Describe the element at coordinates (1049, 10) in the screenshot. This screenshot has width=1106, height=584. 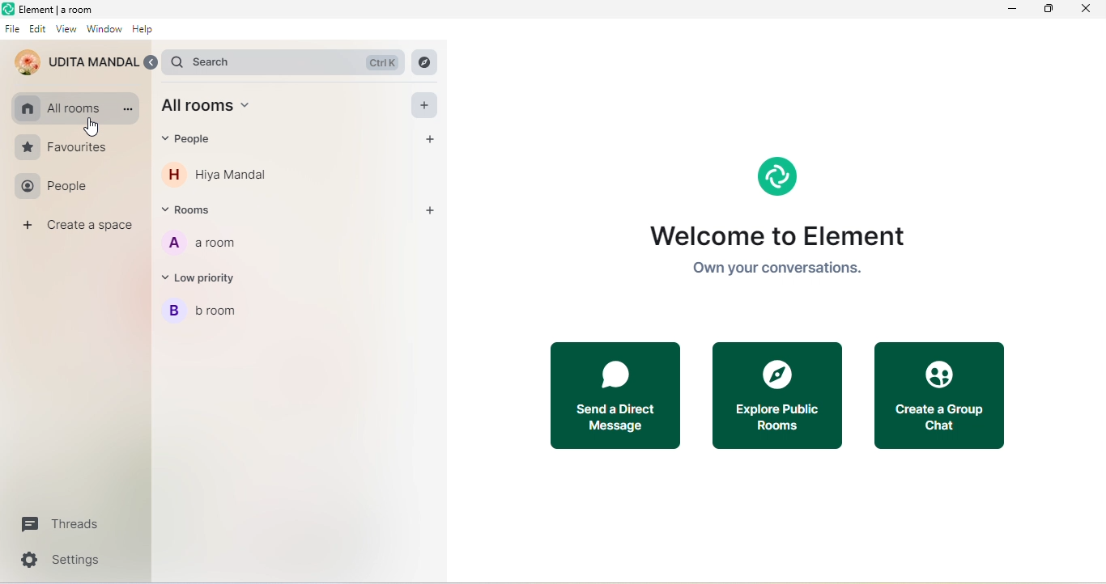
I see `Maximize` at that location.